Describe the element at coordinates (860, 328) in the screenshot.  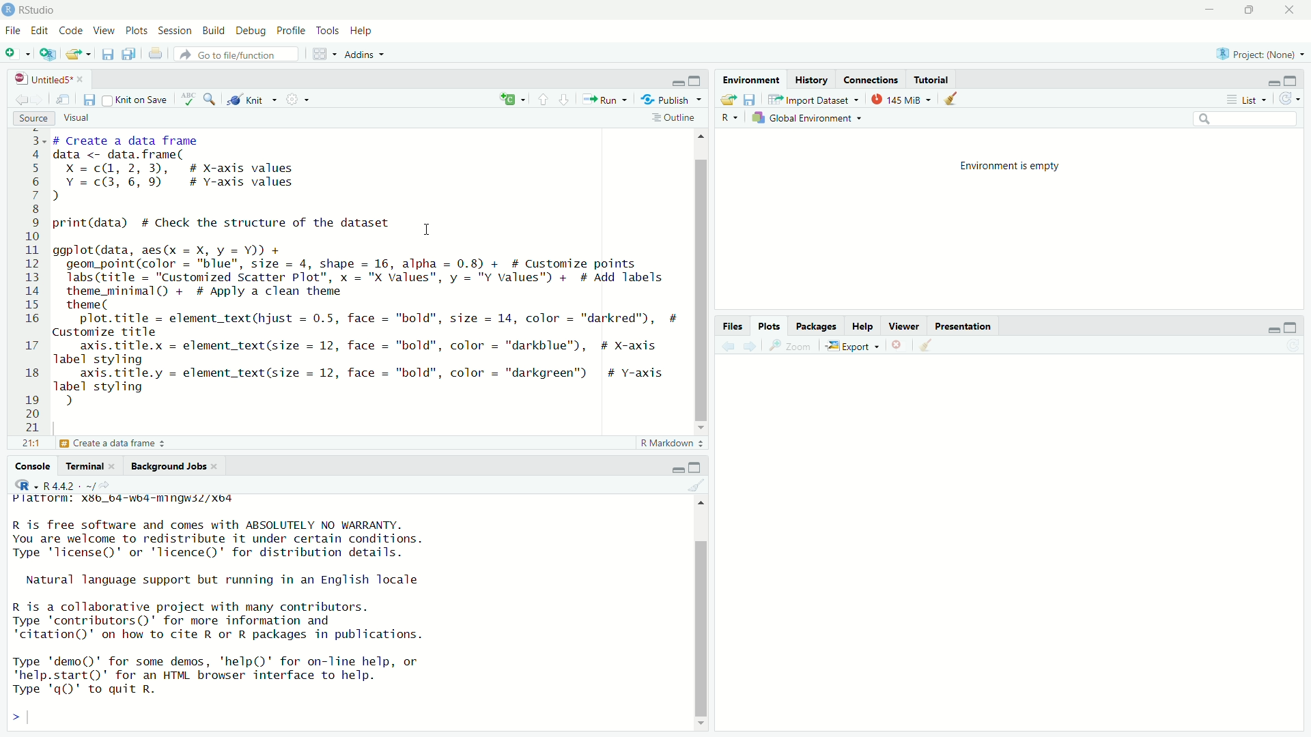
I see `Help` at that location.